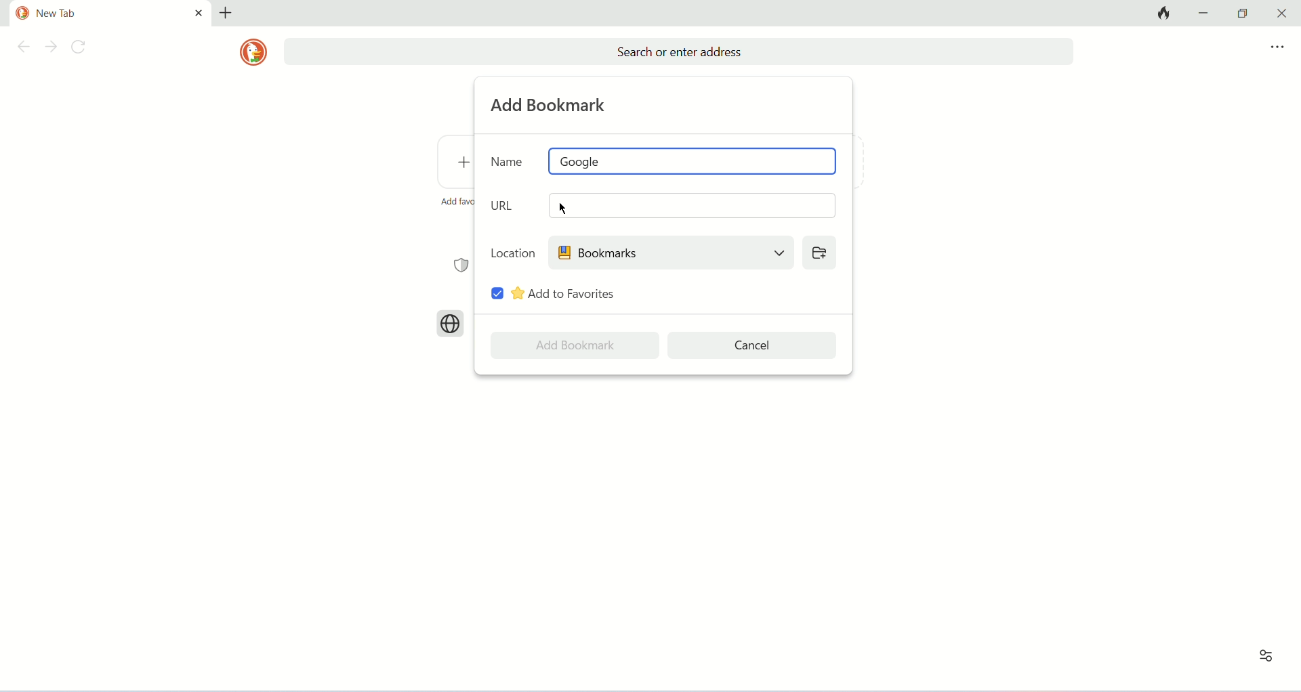  What do you see at coordinates (513, 252) in the screenshot?
I see `location` at bounding box center [513, 252].